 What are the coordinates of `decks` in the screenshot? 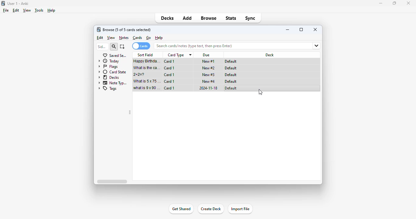 It's located at (109, 77).